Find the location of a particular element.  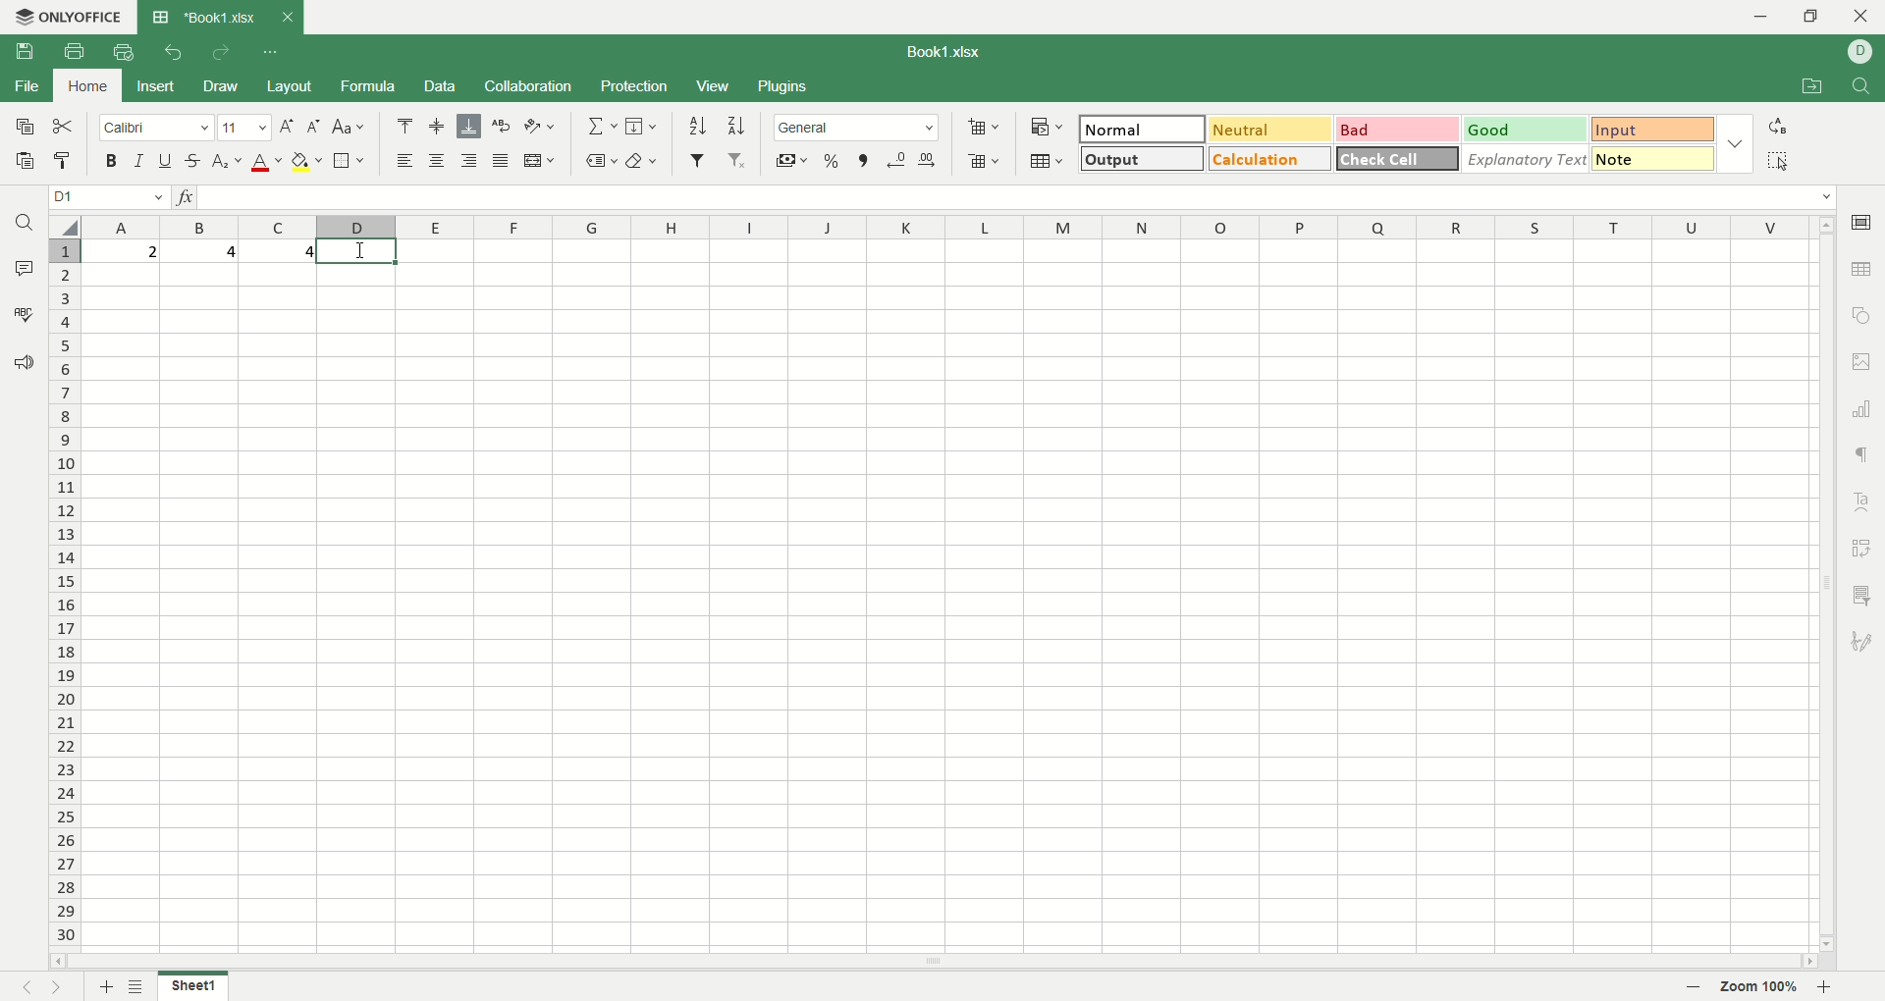

column is located at coordinates (951, 227).